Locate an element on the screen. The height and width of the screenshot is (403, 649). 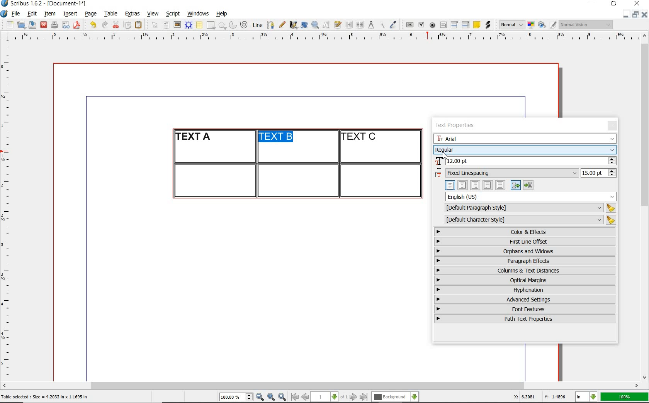
ruler is located at coordinates (330, 37).